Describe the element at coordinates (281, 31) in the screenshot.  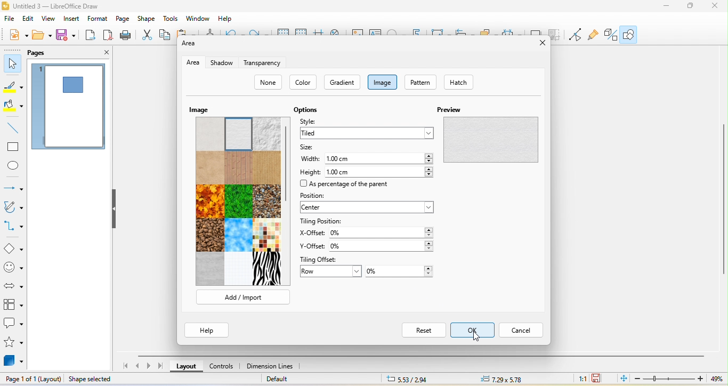
I see `display grid` at that location.